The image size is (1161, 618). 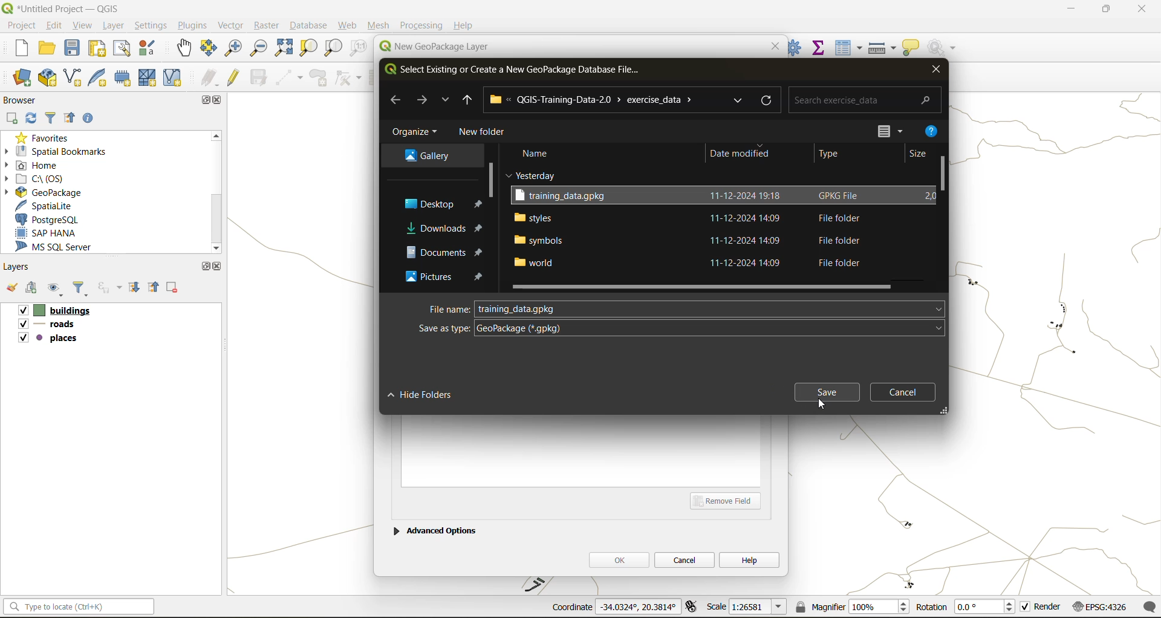 What do you see at coordinates (966, 608) in the screenshot?
I see `rotation` at bounding box center [966, 608].